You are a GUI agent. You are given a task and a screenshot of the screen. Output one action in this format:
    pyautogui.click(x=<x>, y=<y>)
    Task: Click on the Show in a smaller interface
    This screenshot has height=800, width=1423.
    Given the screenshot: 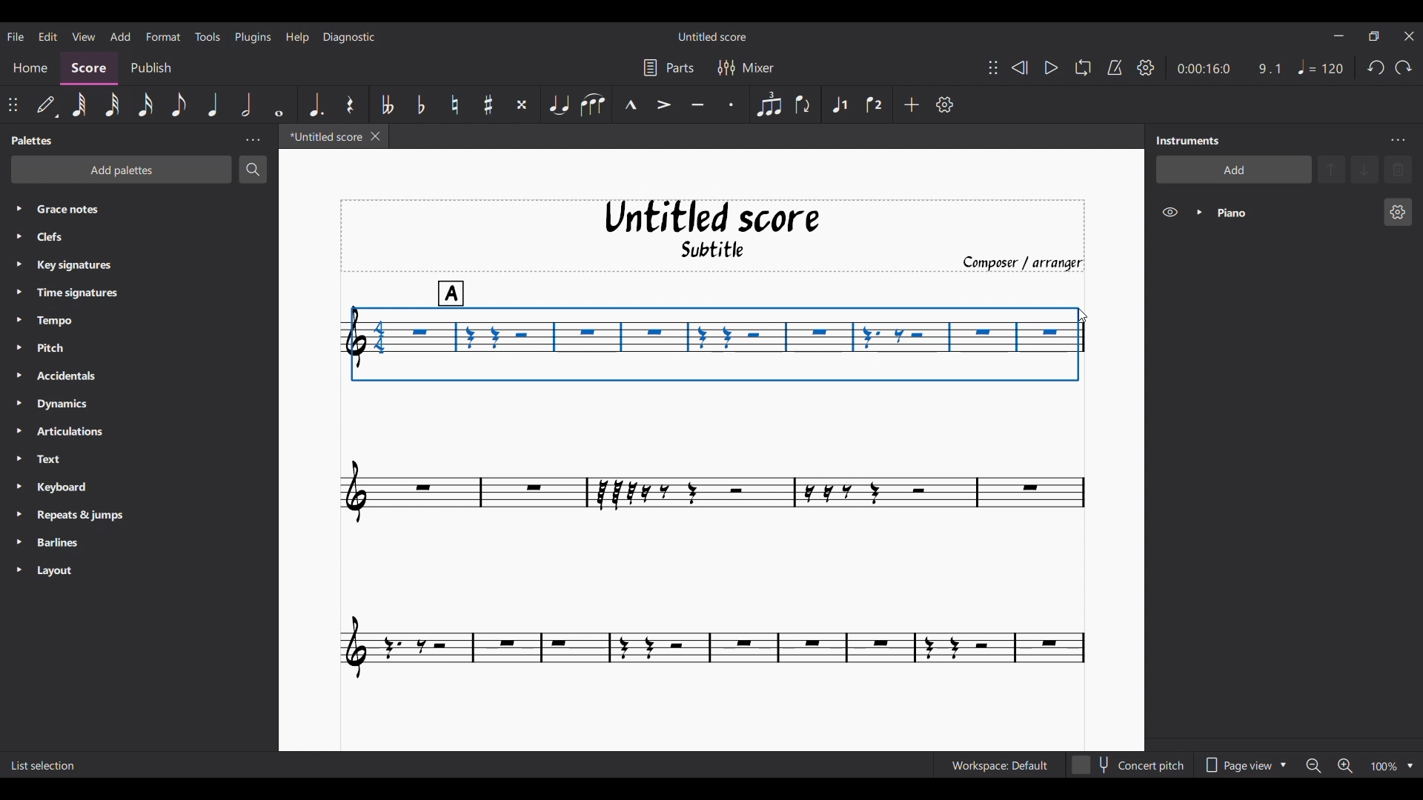 What is the action you would take?
    pyautogui.click(x=1373, y=36)
    